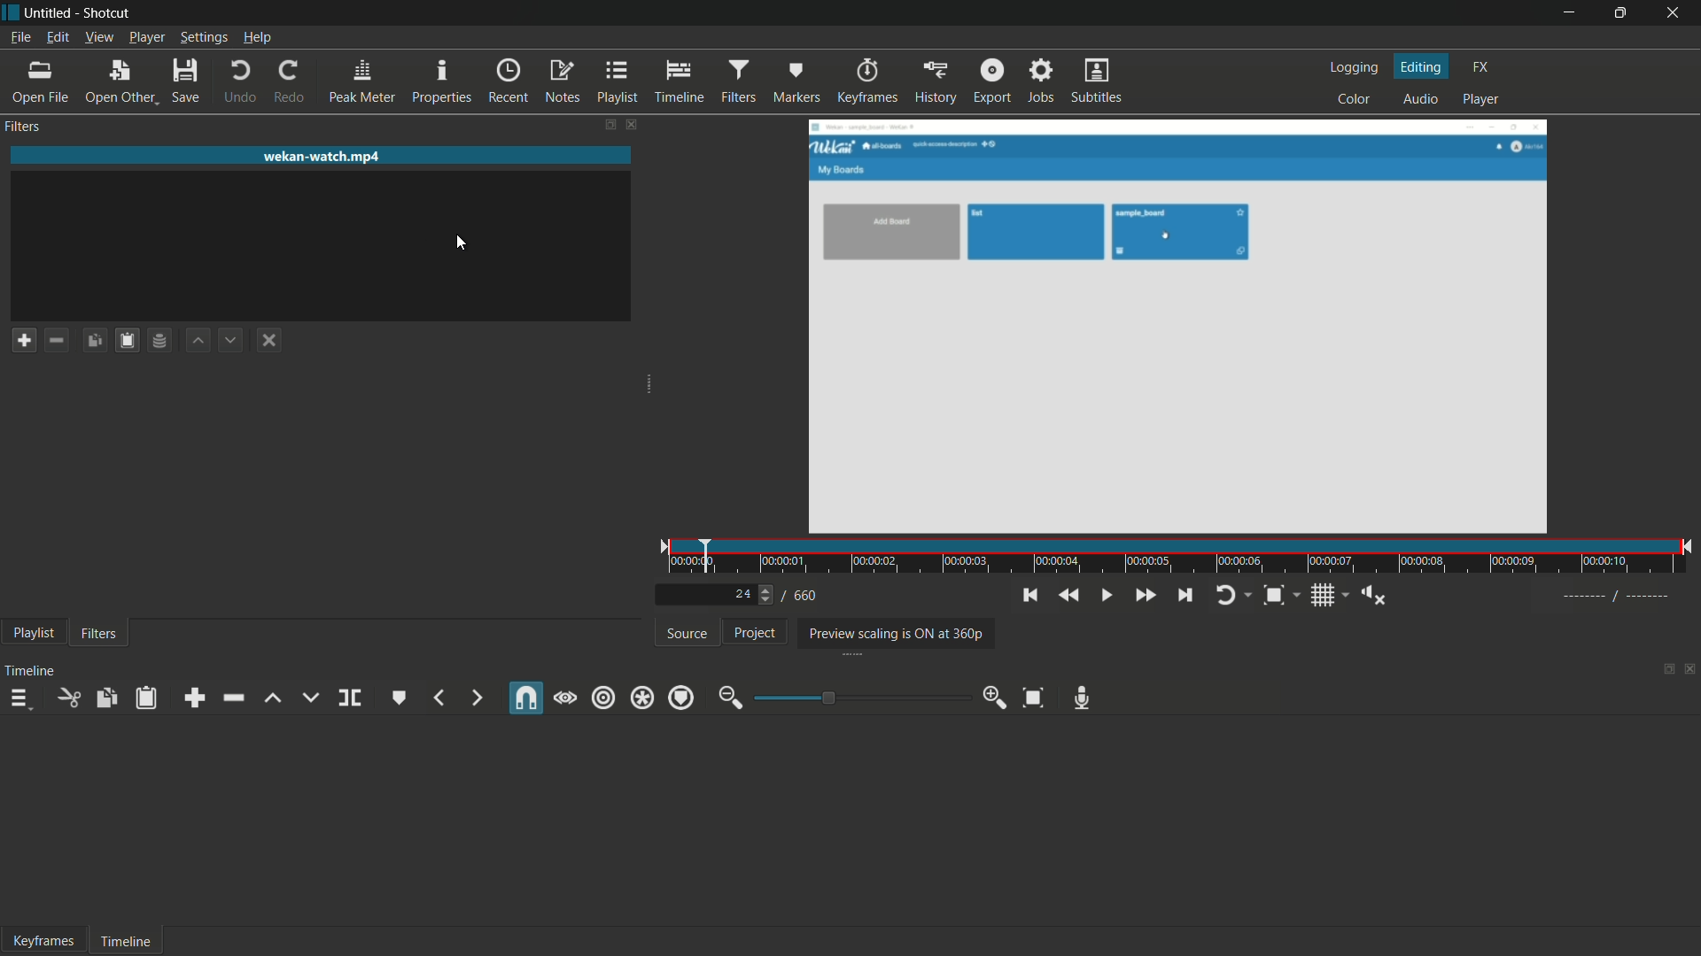  What do you see at coordinates (198, 342) in the screenshot?
I see `move filter up` at bounding box center [198, 342].